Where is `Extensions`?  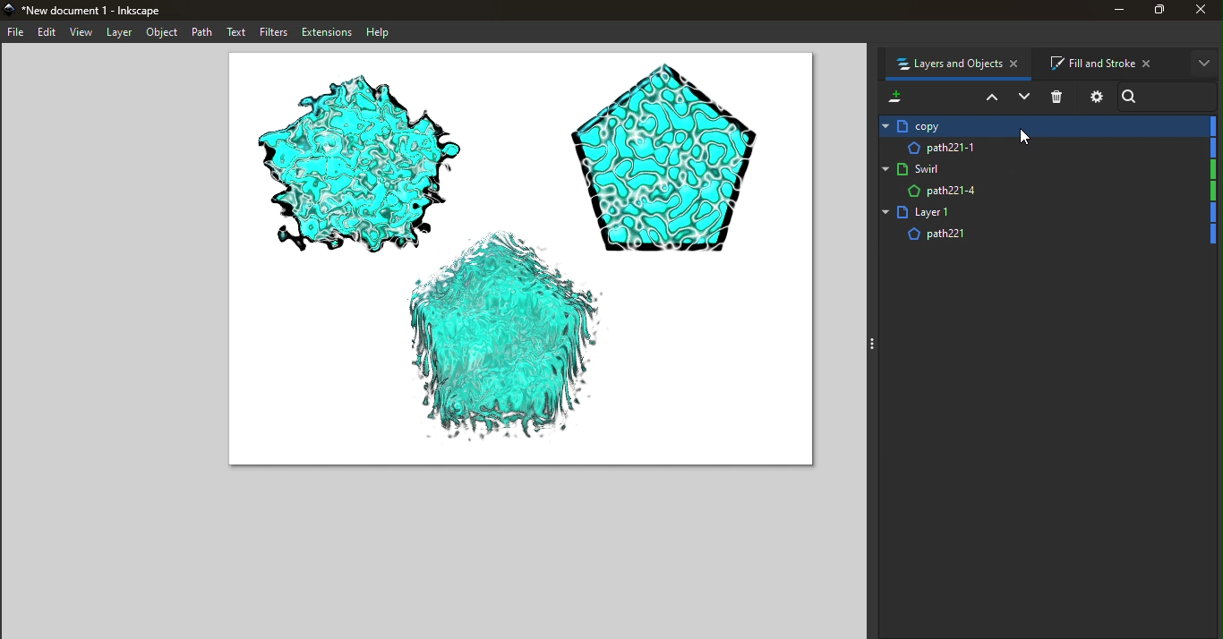
Extensions is located at coordinates (325, 31).